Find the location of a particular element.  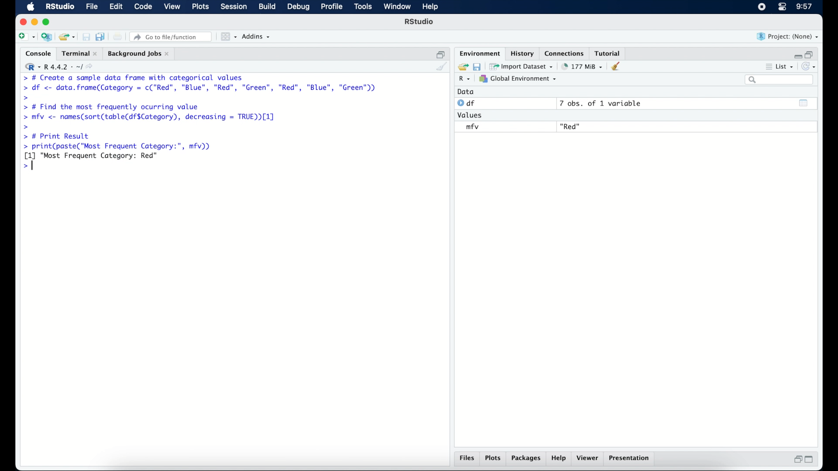

minimzie is located at coordinates (34, 22).